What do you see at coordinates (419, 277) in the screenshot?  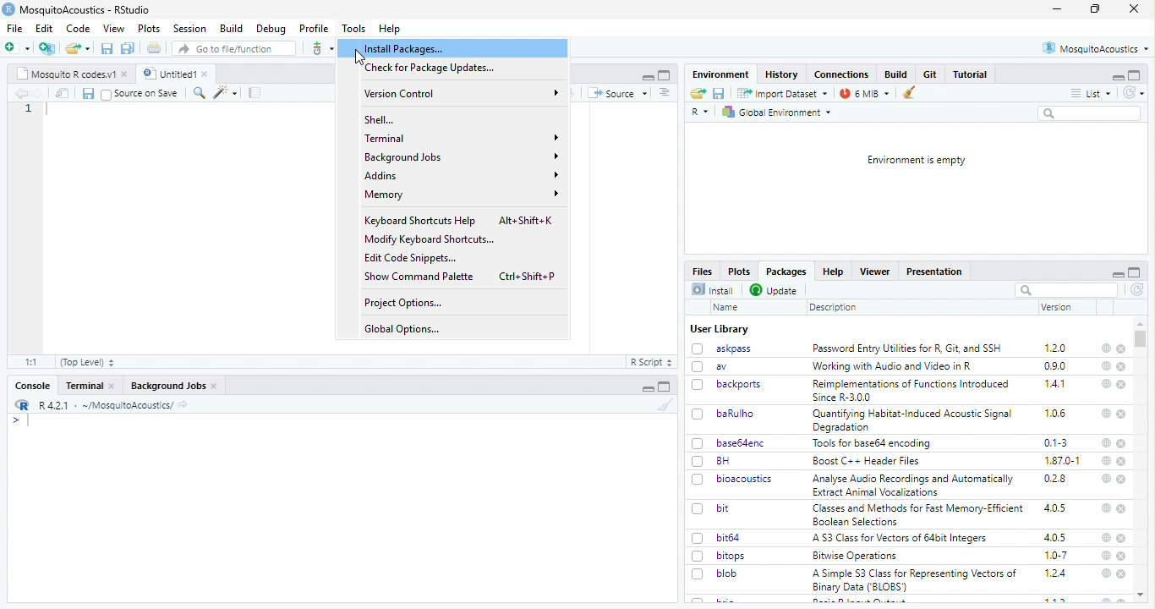 I see `‘Show Command Palette` at bounding box center [419, 277].